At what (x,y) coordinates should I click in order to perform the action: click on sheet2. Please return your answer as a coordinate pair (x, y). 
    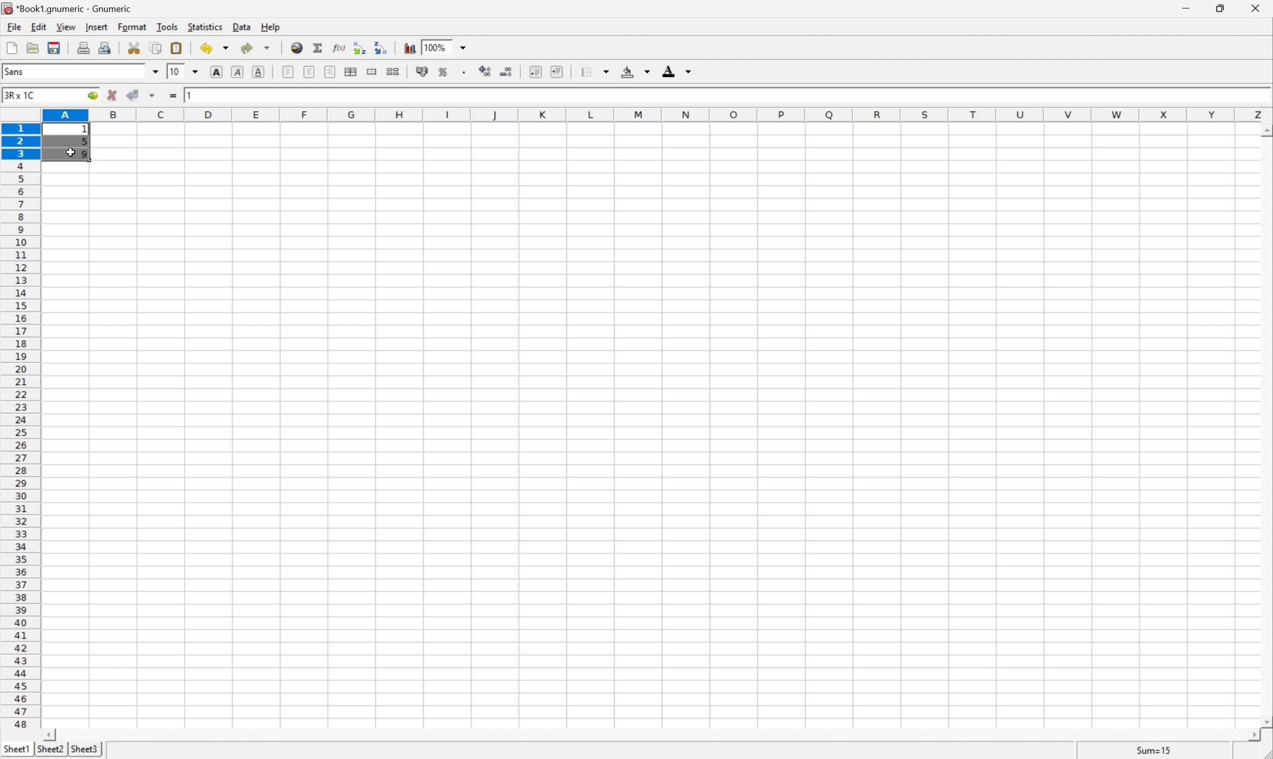
    Looking at the image, I should click on (50, 752).